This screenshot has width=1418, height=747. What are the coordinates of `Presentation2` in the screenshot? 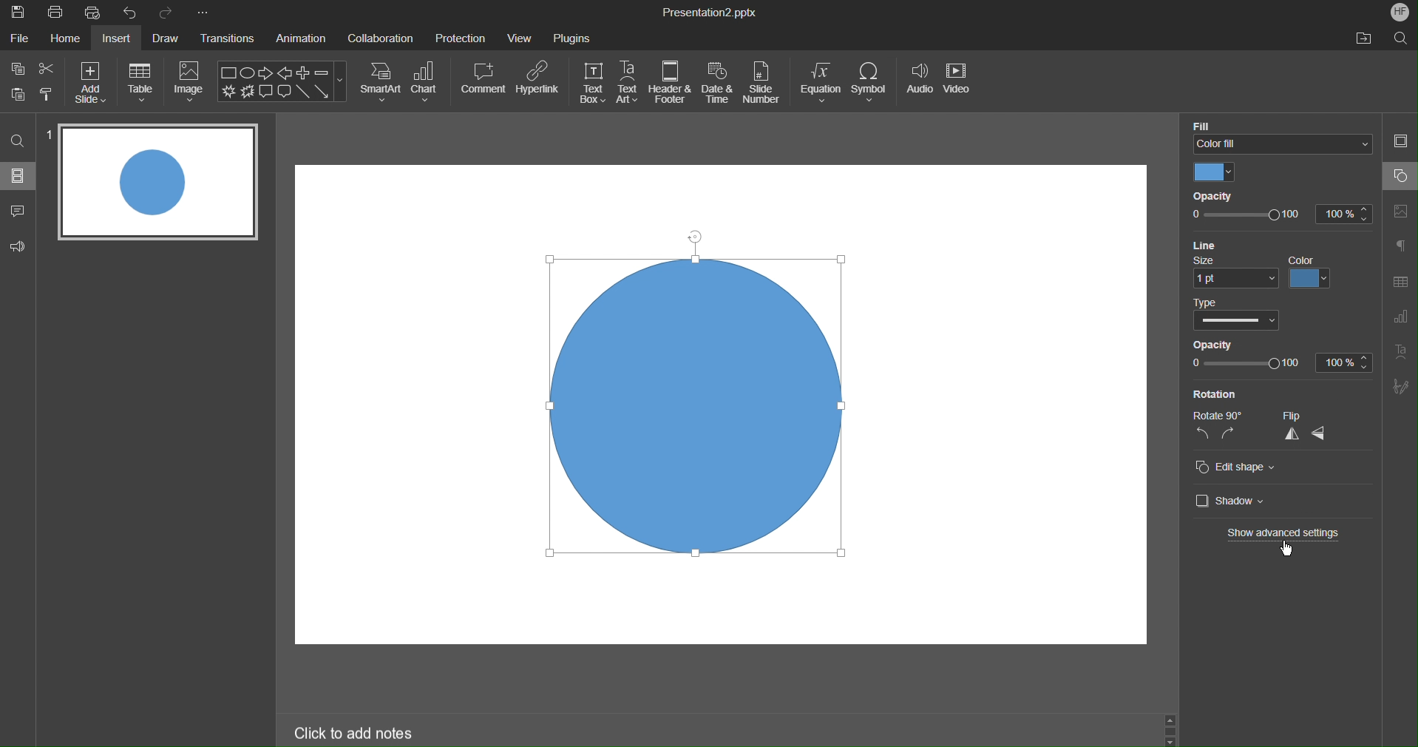 It's located at (708, 14).